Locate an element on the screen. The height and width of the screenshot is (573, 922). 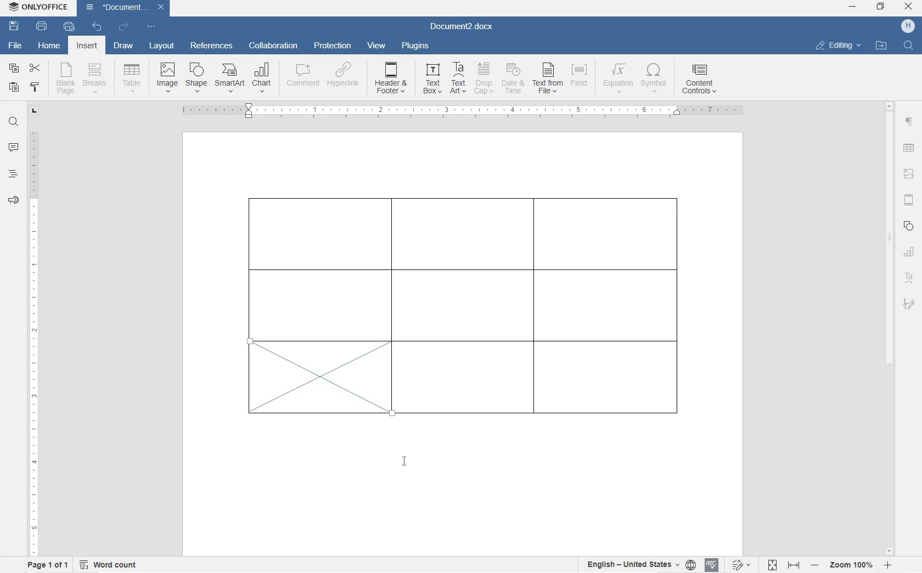
redo is located at coordinates (123, 27).